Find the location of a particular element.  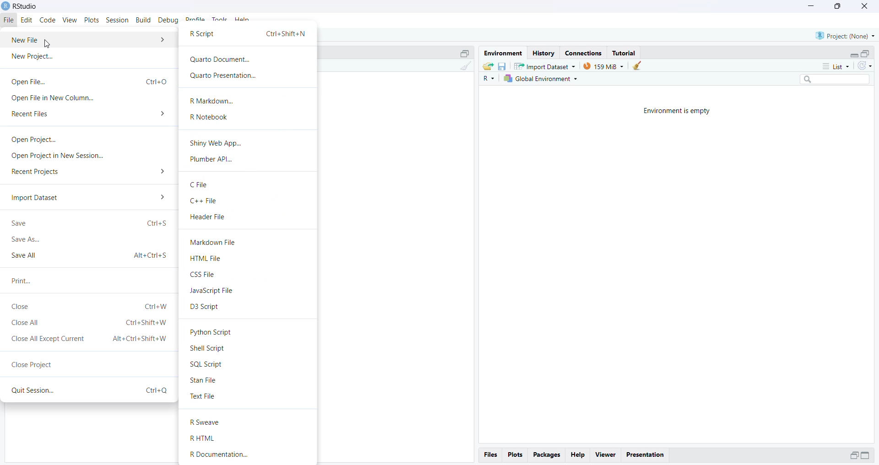

files is located at coordinates (490, 455).